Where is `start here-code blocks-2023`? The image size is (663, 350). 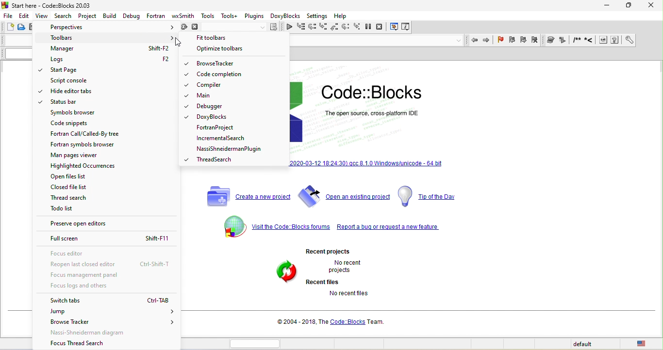
start here-code blocks-2023 is located at coordinates (57, 5).